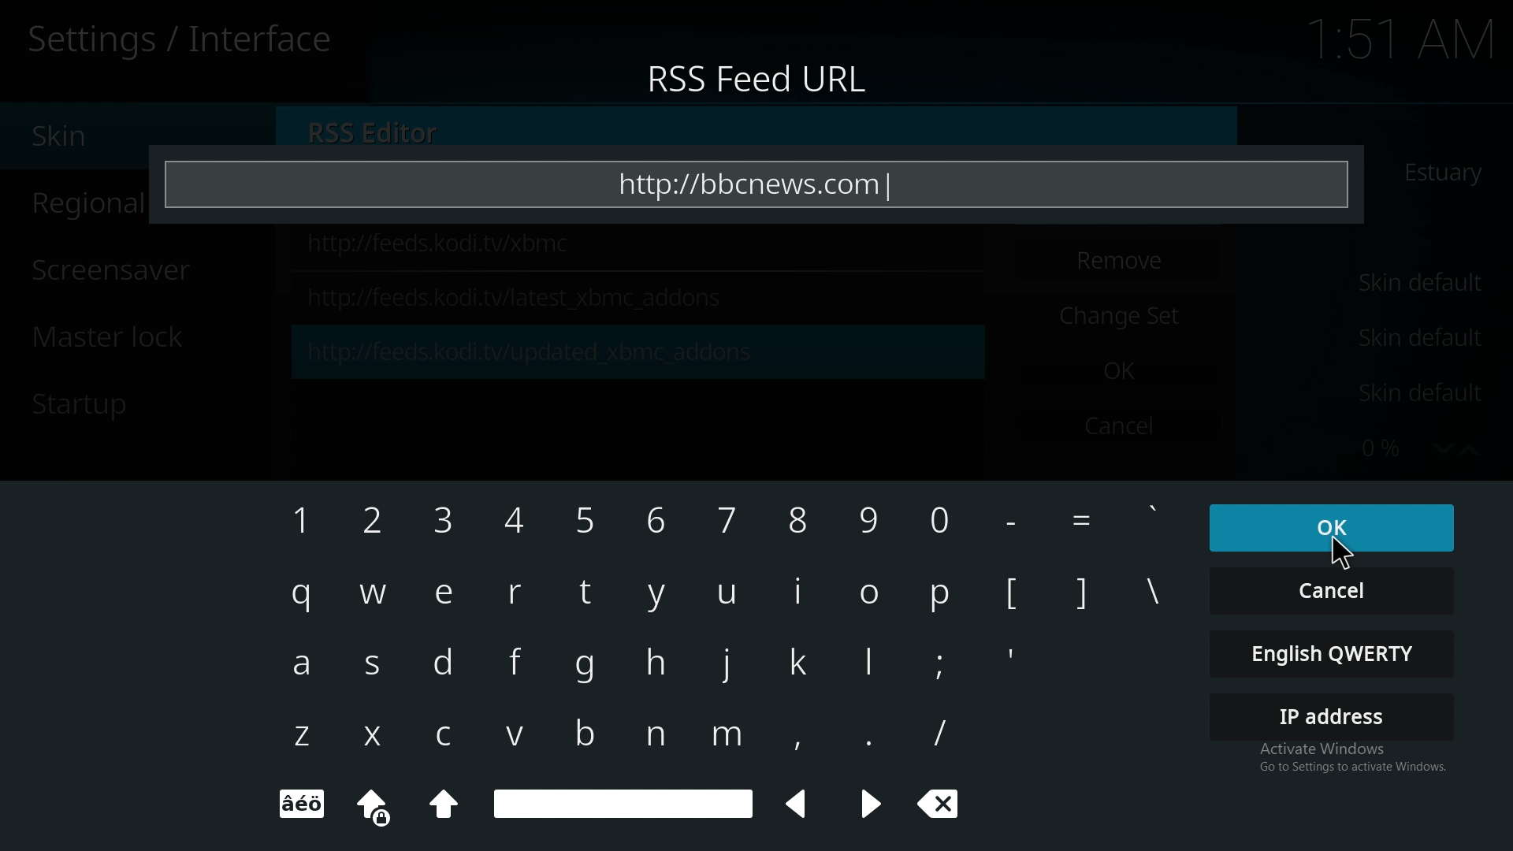 The image size is (1513, 851). What do you see at coordinates (367, 735) in the screenshot?
I see `x` at bounding box center [367, 735].